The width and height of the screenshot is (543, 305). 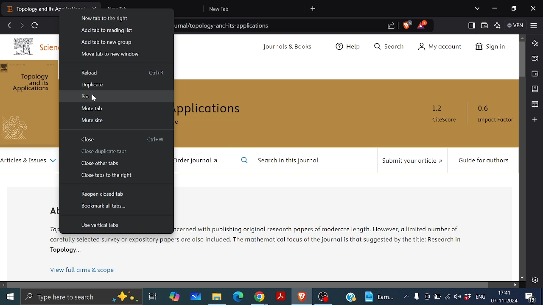 What do you see at coordinates (522, 277) in the screenshot?
I see `Move down` at bounding box center [522, 277].